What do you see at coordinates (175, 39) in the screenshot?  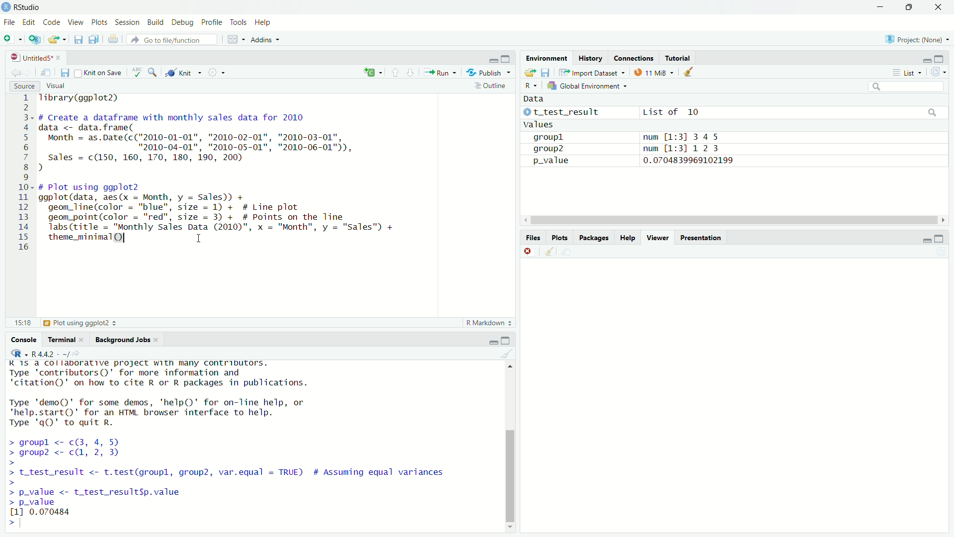 I see `Go to file/function` at bounding box center [175, 39].